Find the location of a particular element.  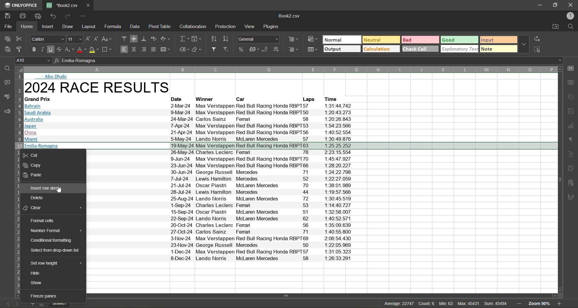

align top is located at coordinates (124, 39).